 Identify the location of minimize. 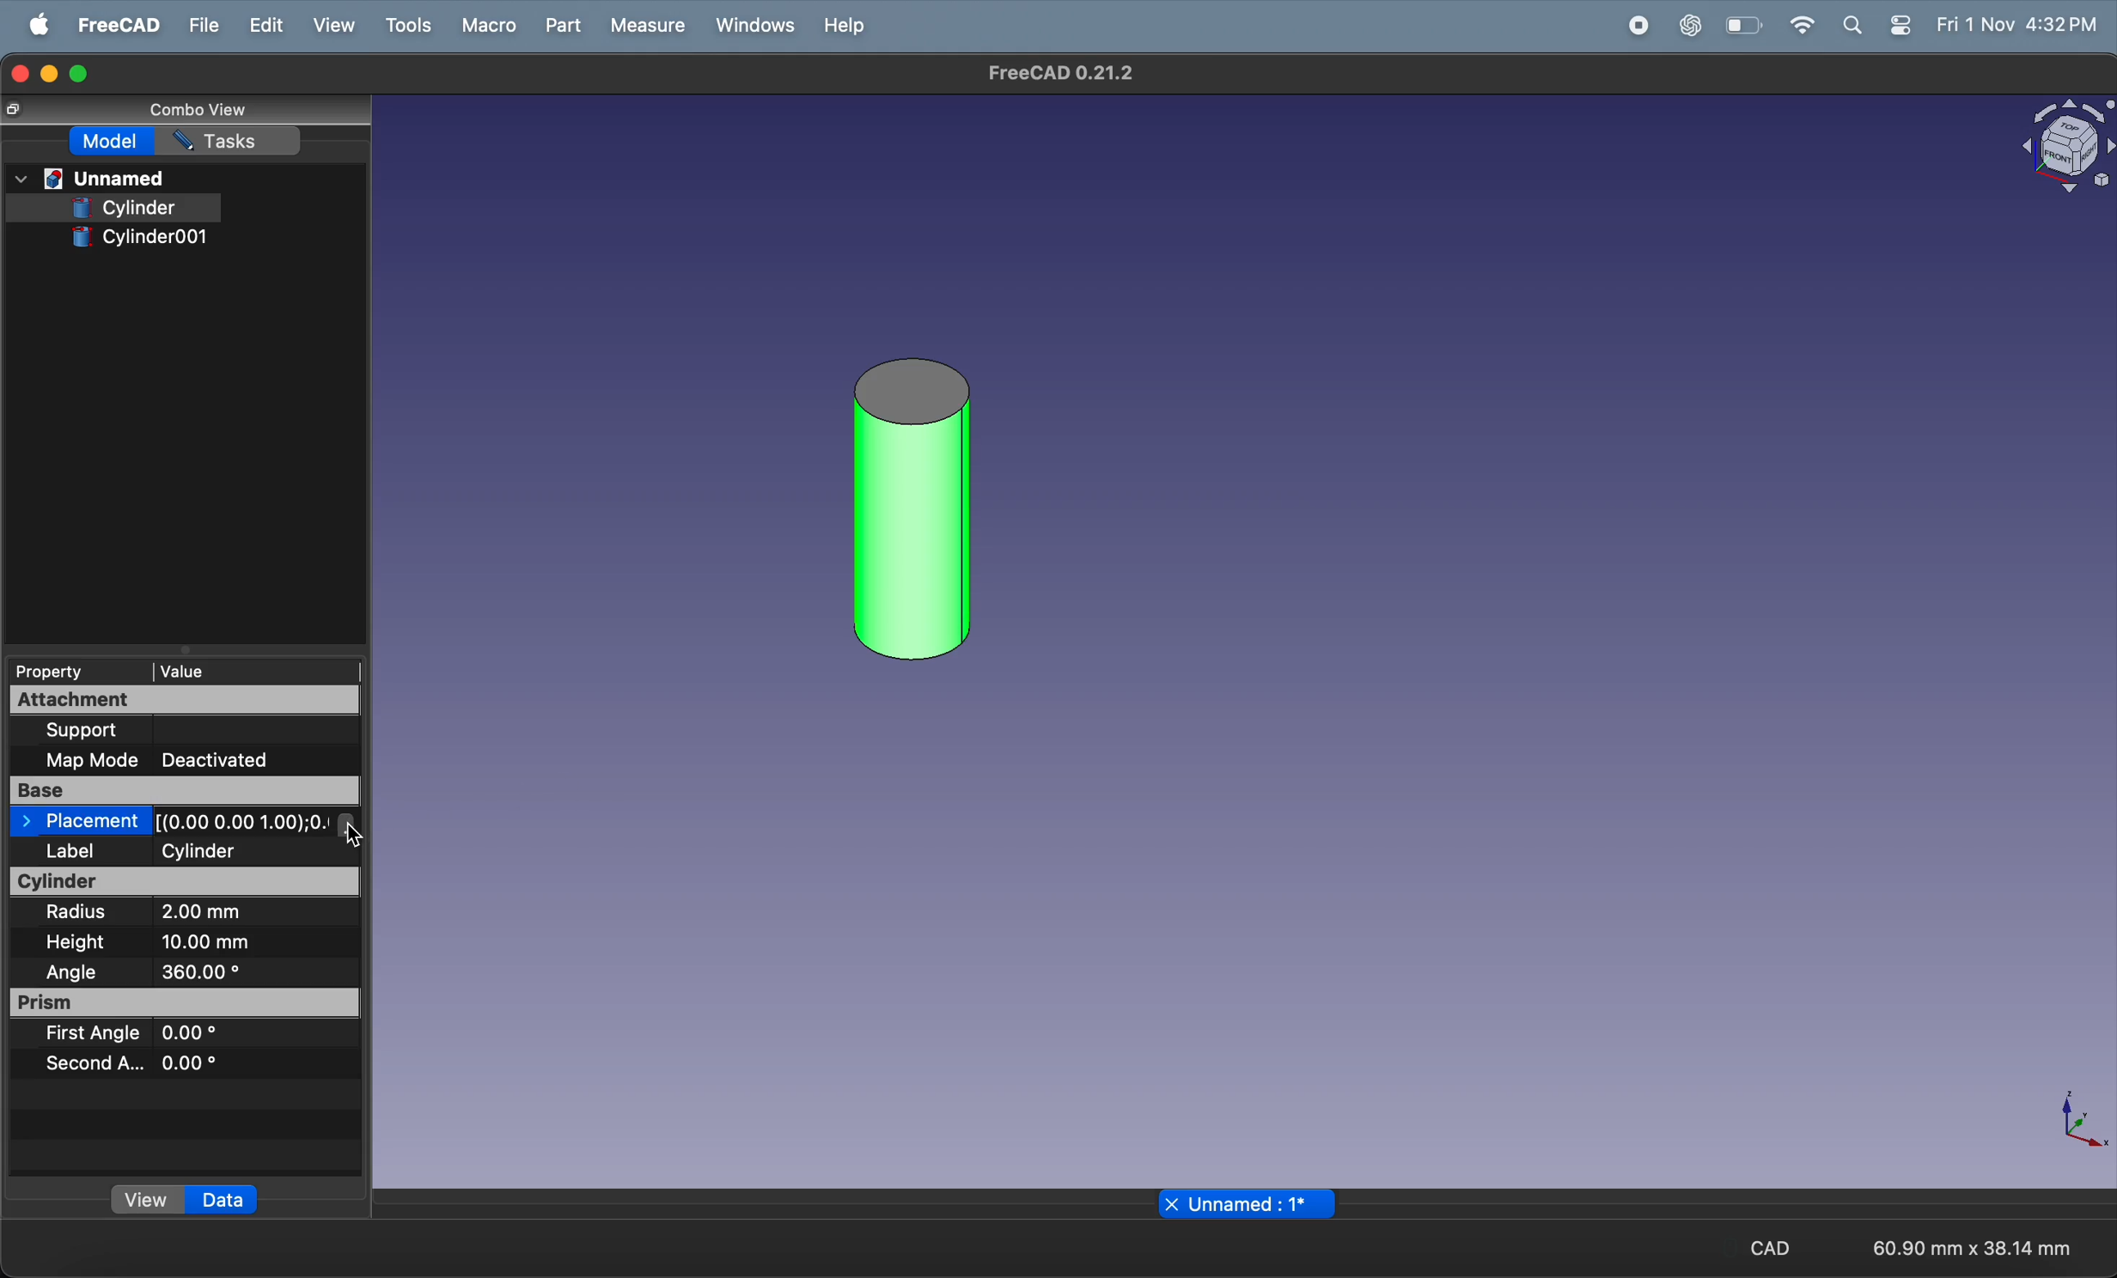
(51, 74).